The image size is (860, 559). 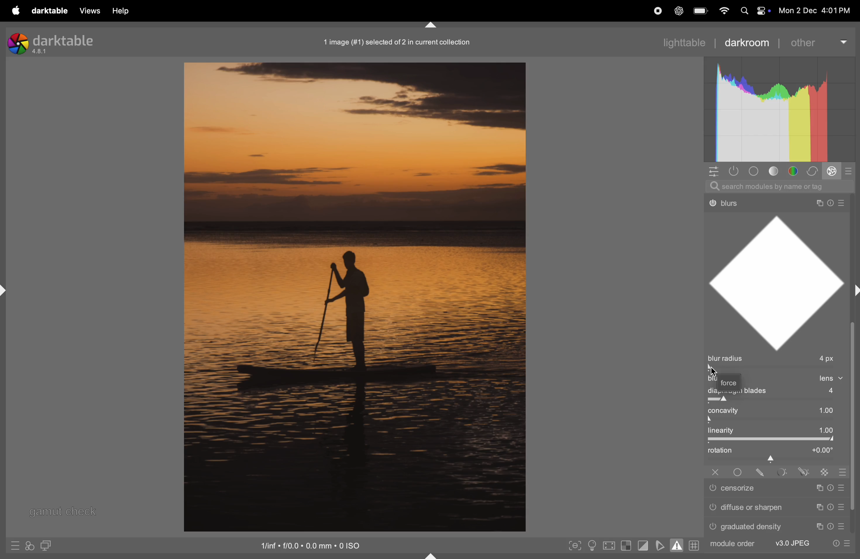 I want to click on darktable, so click(x=50, y=11).